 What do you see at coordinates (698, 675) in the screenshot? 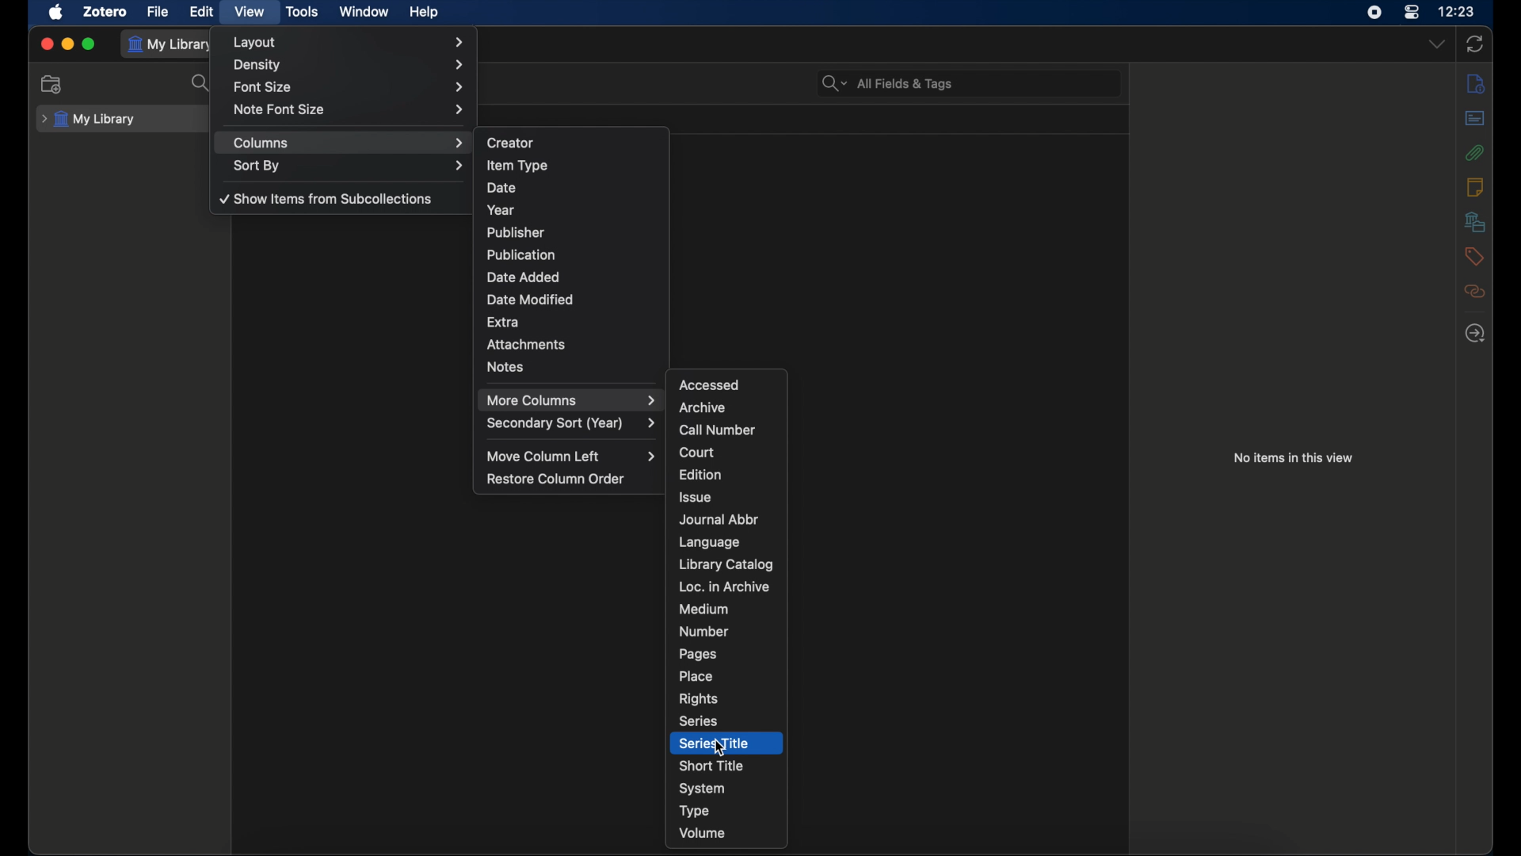
I see `place` at bounding box center [698, 675].